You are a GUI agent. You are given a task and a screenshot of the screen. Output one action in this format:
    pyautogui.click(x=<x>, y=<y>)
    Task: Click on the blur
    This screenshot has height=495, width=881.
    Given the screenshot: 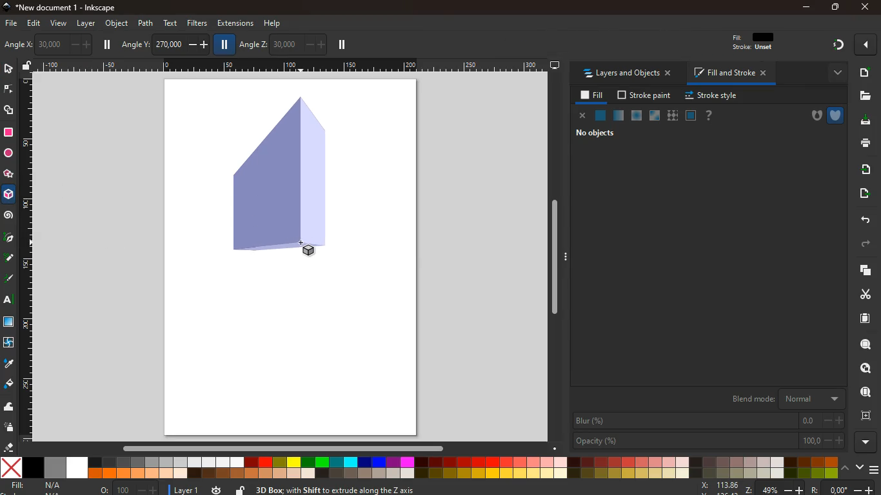 What is the action you would take?
    pyautogui.click(x=708, y=421)
    